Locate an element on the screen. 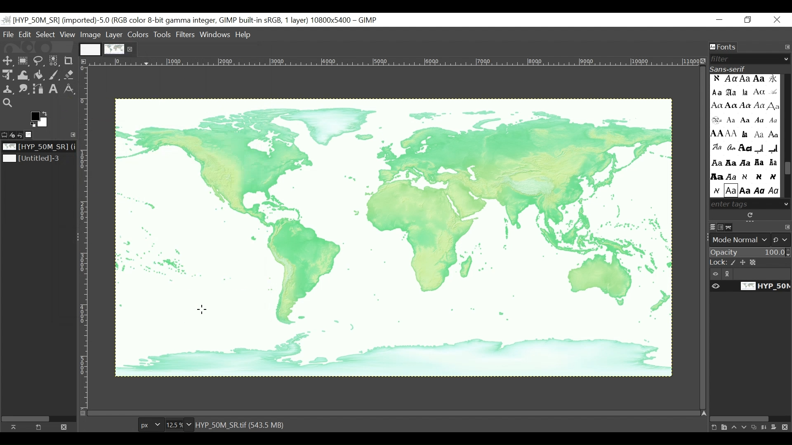  Scroll down is located at coordinates (787, 204).